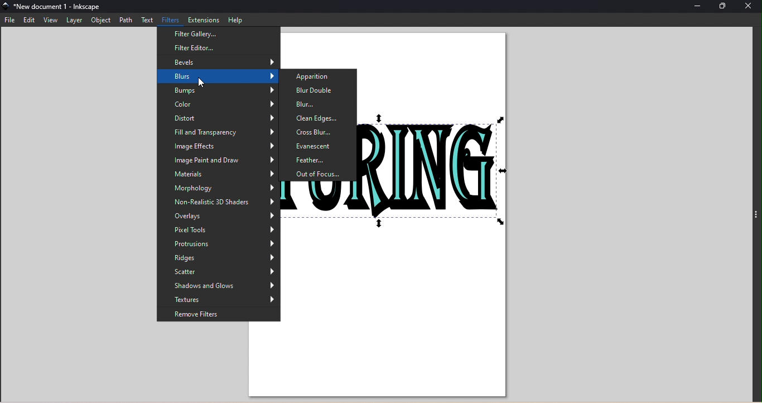 Image resolution: width=762 pixels, height=403 pixels. What do you see at coordinates (11, 21) in the screenshot?
I see `File` at bounding box center [11, 21].